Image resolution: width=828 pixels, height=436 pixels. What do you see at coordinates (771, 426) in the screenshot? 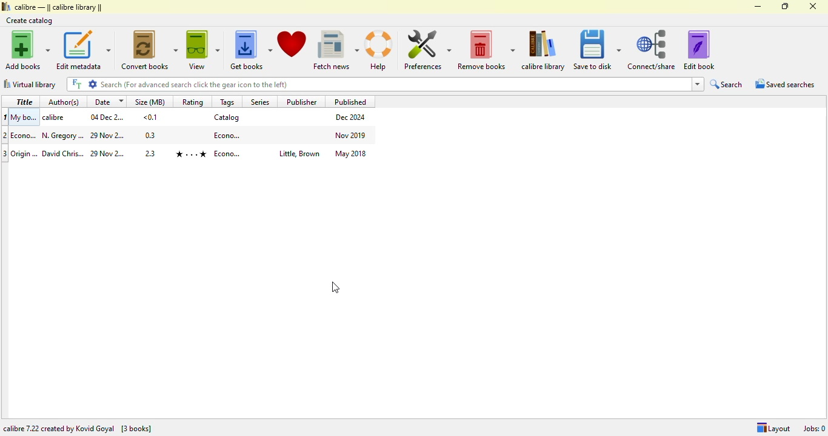
I see `Layout` at bounding box center [771, 426].